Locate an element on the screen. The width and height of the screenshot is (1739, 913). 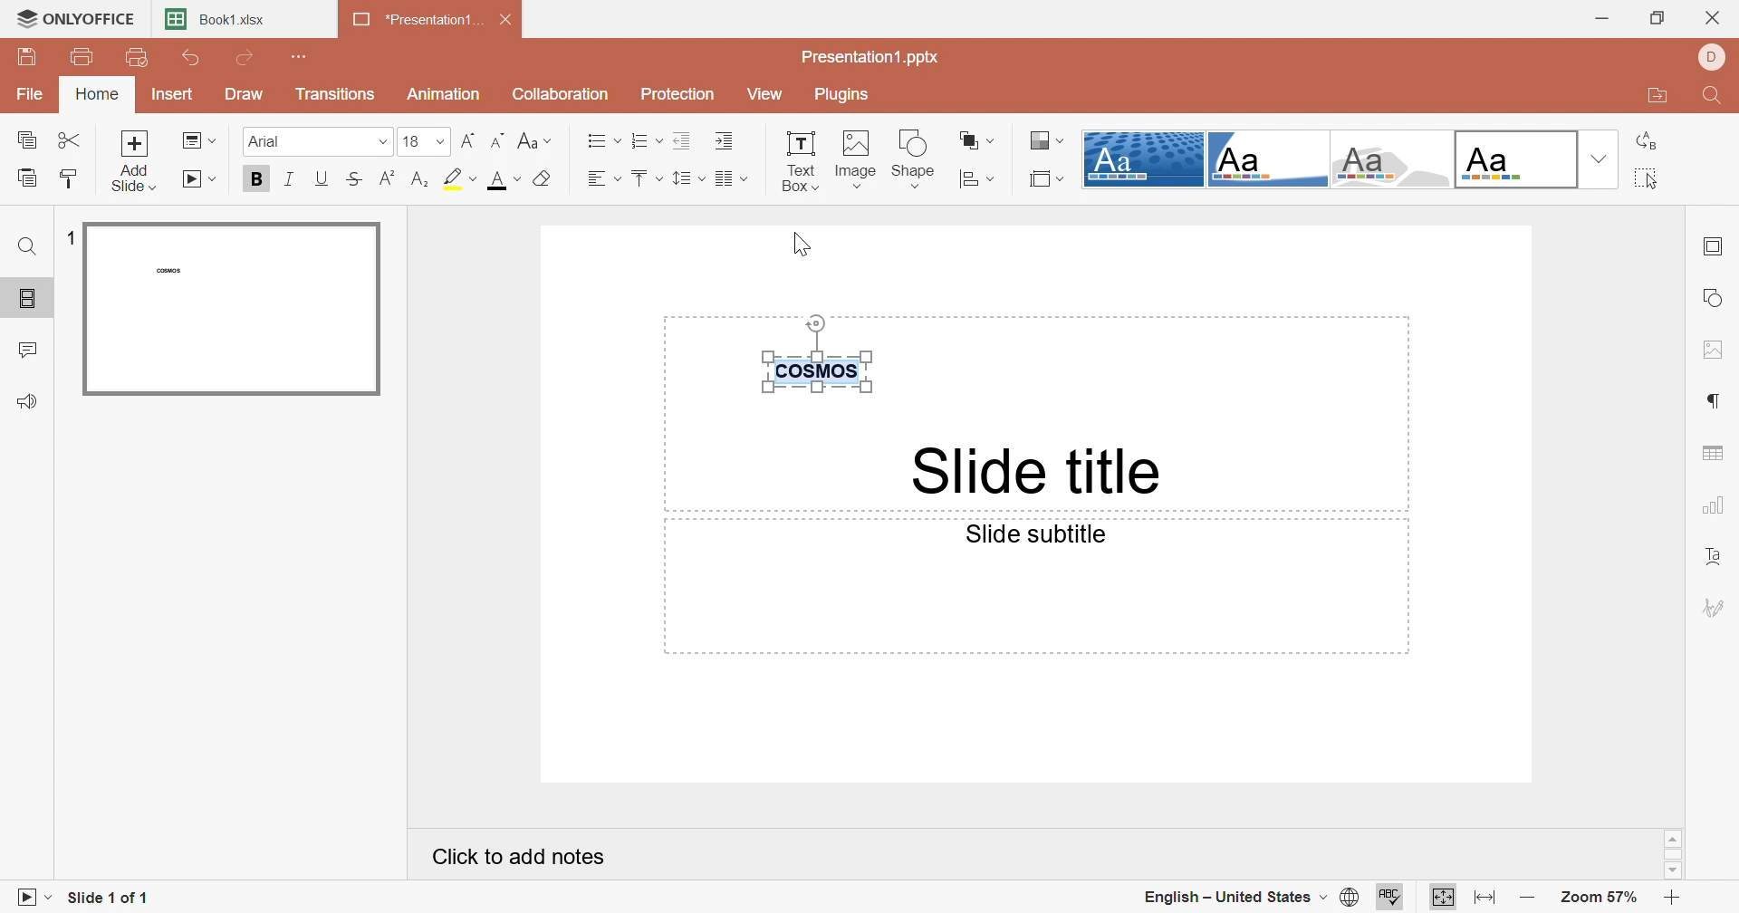
Cursor is located at coordinates (798, 245).